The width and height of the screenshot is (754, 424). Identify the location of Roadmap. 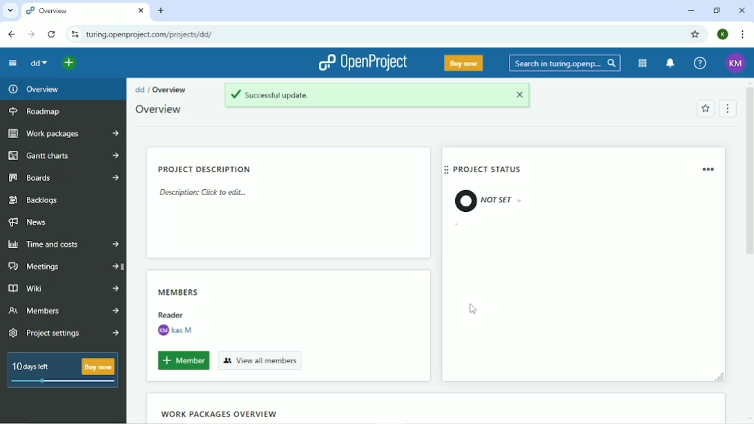
(37, 113).